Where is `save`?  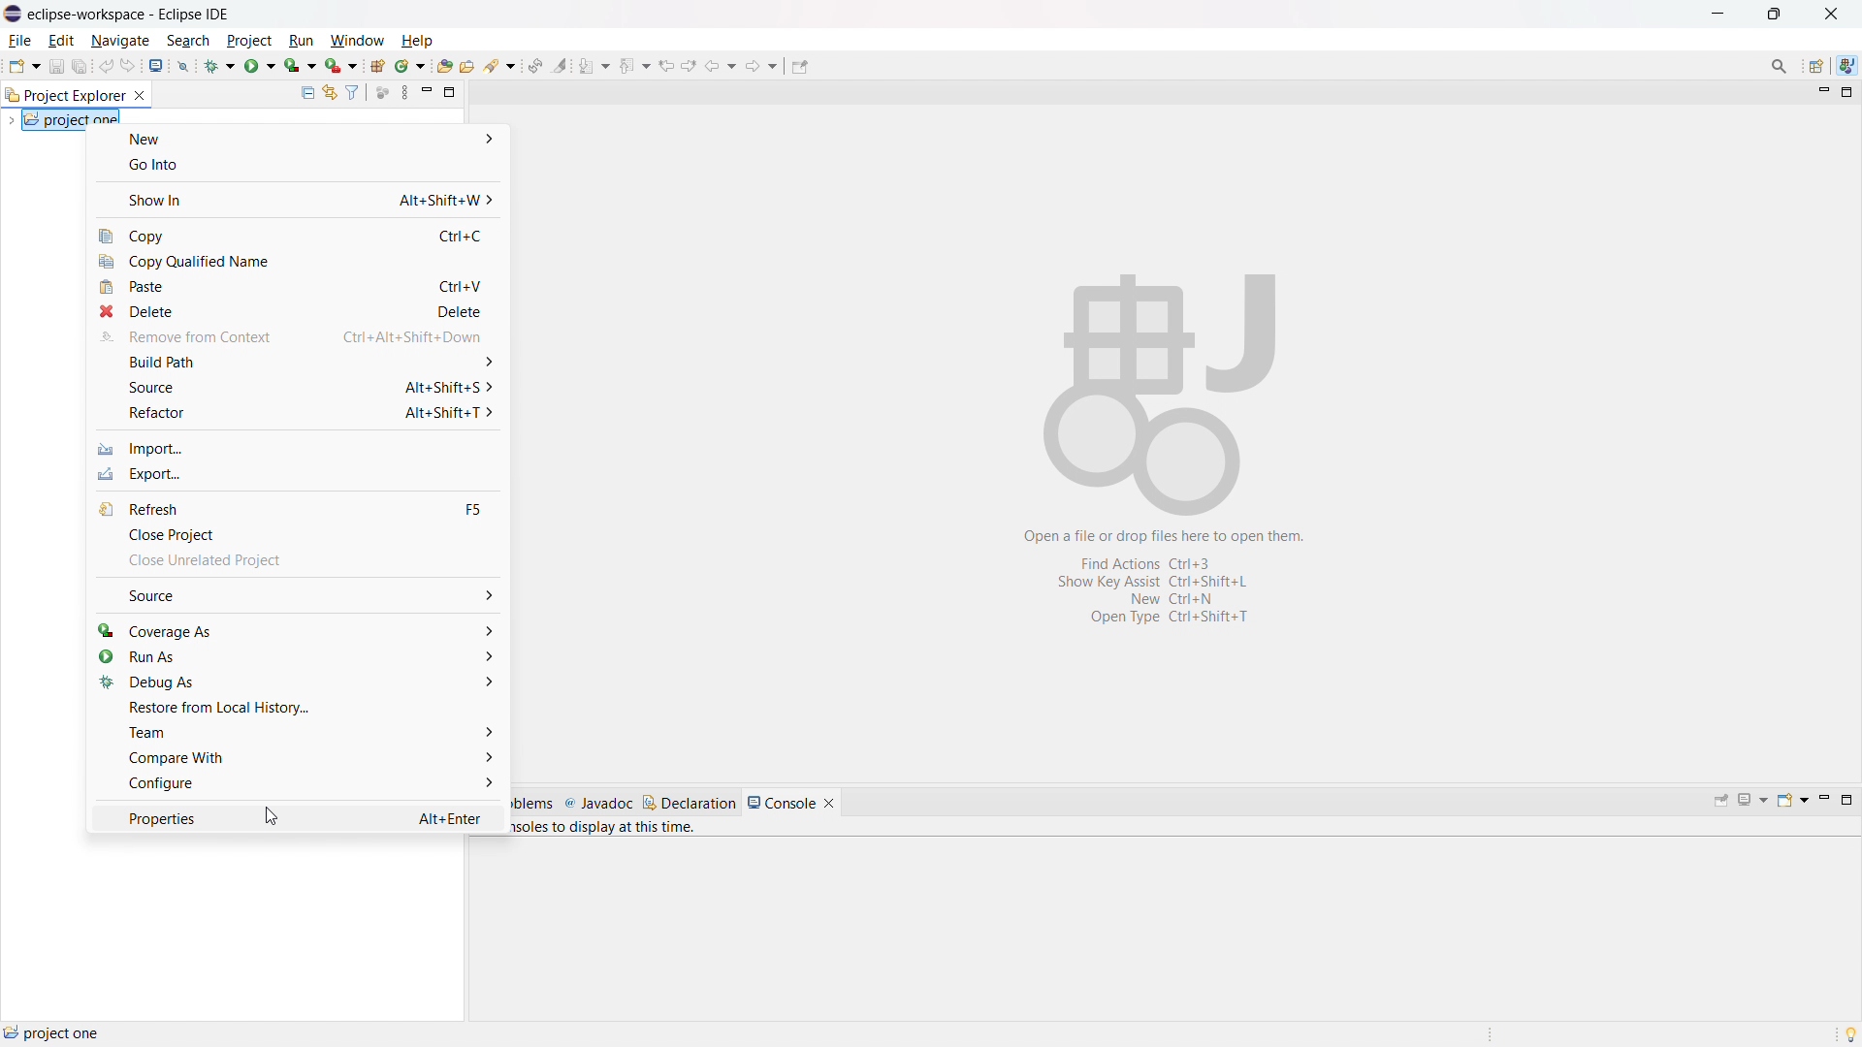 save is located at coordinates (56, 66).